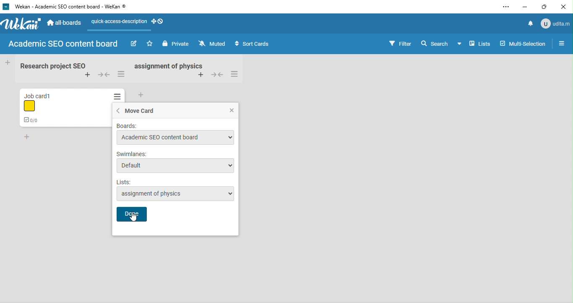 This screenshot has height=303, width=573. Describe the element at coordinates (219, 76) in the screenshot. I see `collapse` at that location.